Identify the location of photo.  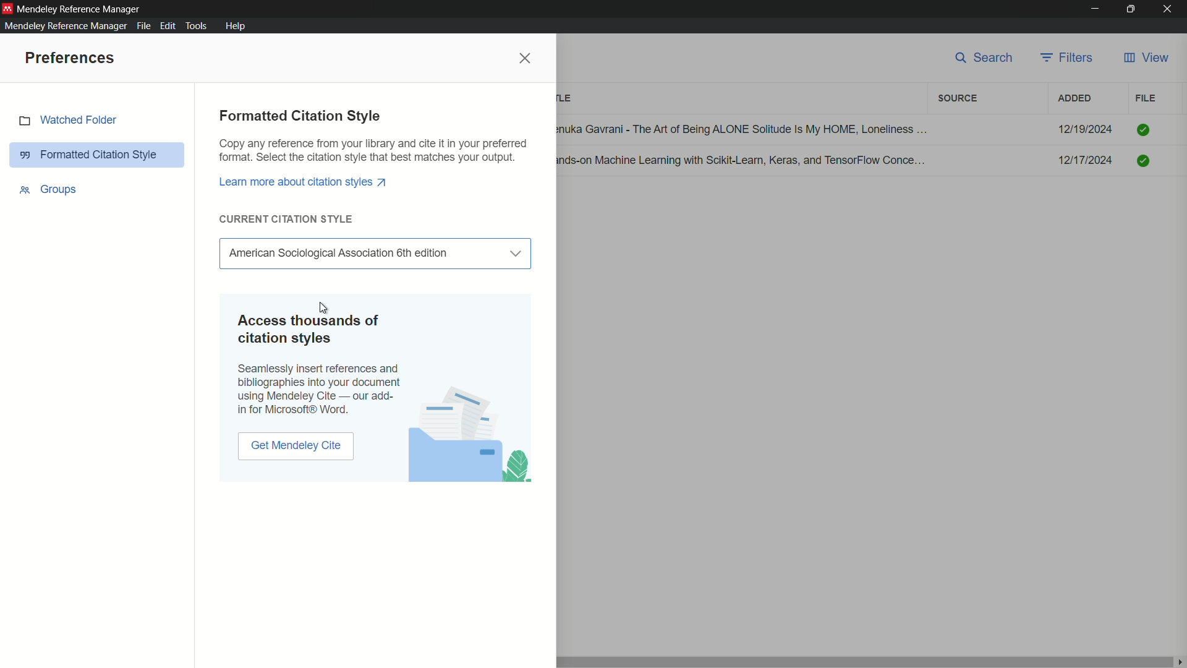
(470, 435).